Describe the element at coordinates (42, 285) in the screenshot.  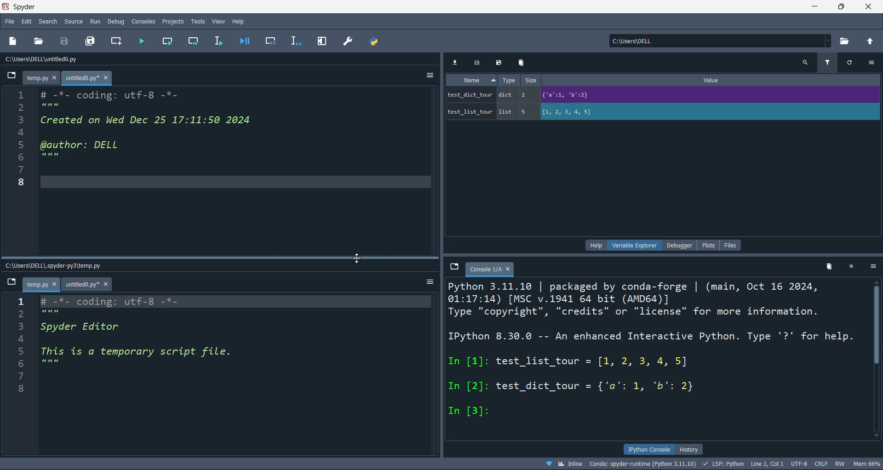
I see `~ temppy ` at that location.